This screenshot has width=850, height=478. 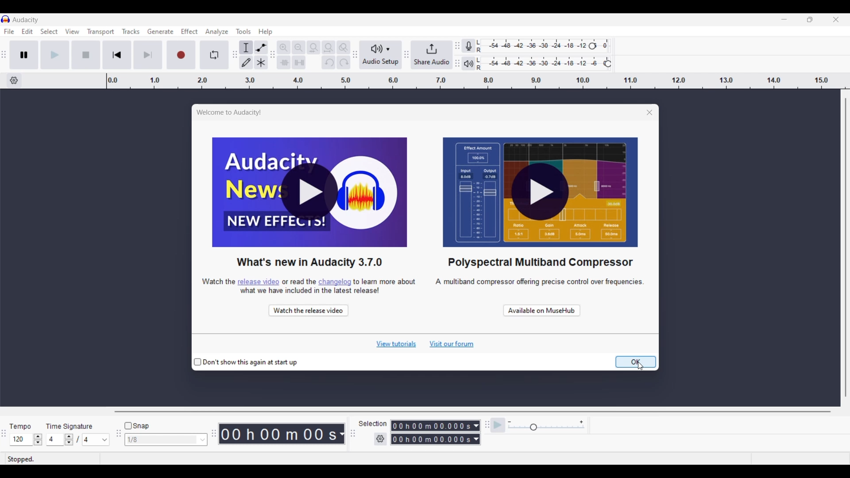 What do you see at coordinates (480, 56) in the screenshot?
I see `L R L R` at bounding box center [480, 56].